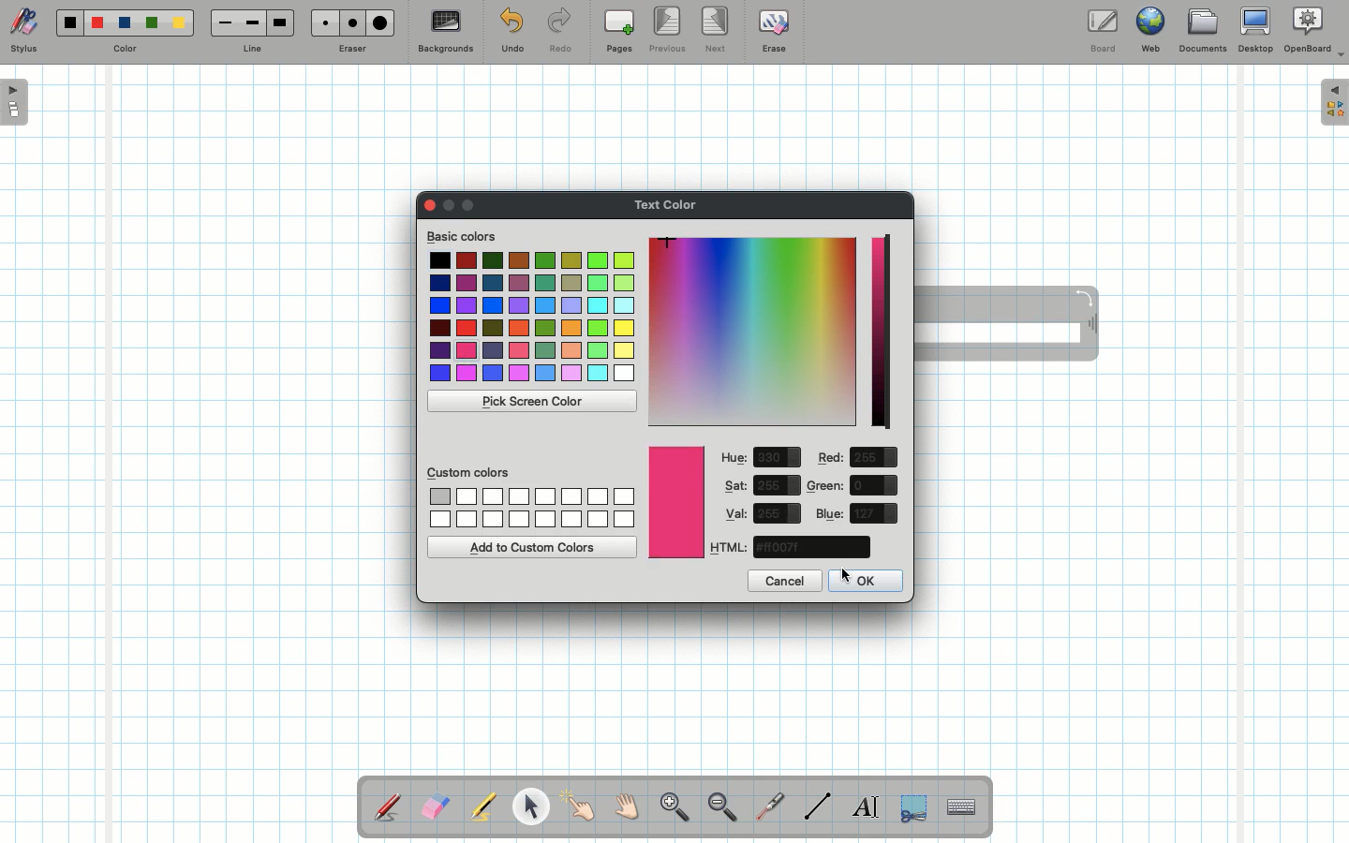 Image resolution: width=1349 pixels, height=843 pixels. Describe the element at coordinates (252, 22) in the screenshot. I see `Medium line` at that location.